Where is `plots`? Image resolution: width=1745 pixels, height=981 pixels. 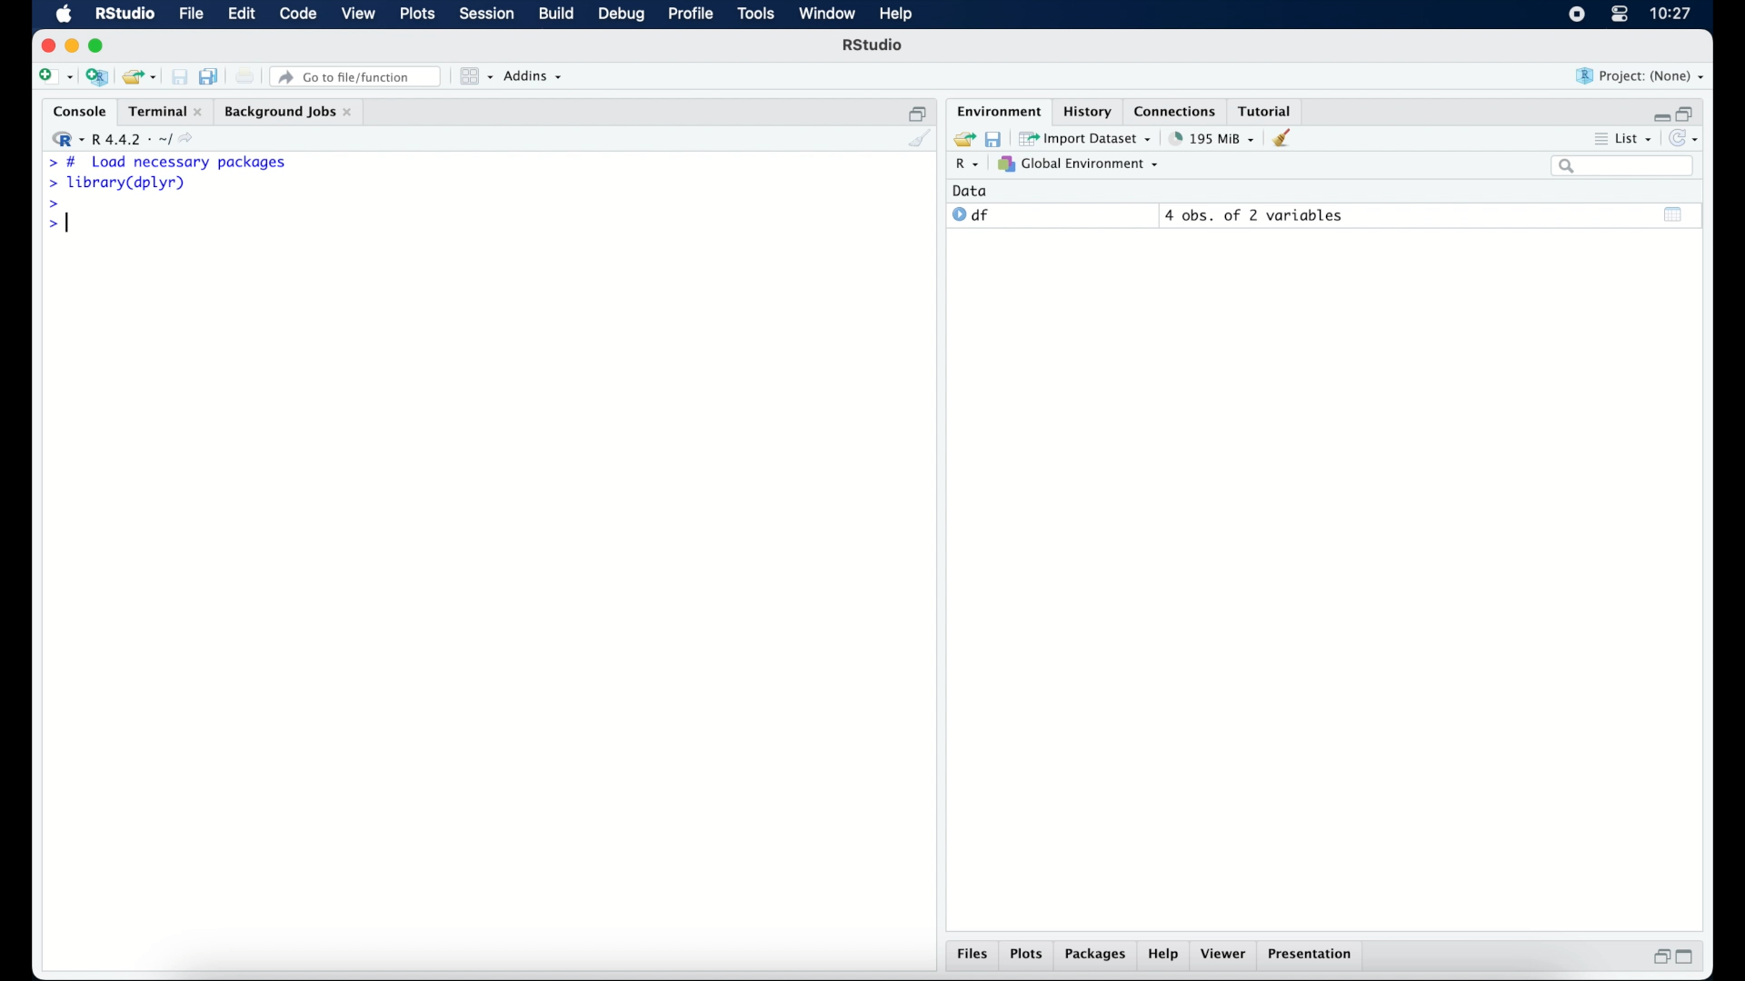 plots is located at coordinates (420, 15).